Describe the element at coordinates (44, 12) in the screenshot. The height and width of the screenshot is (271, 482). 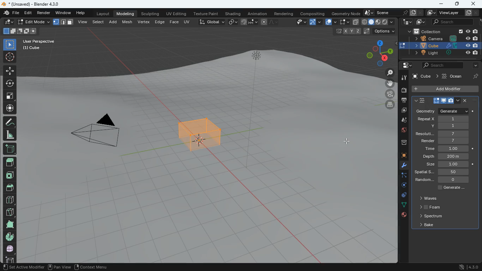
I see `render` at that location.